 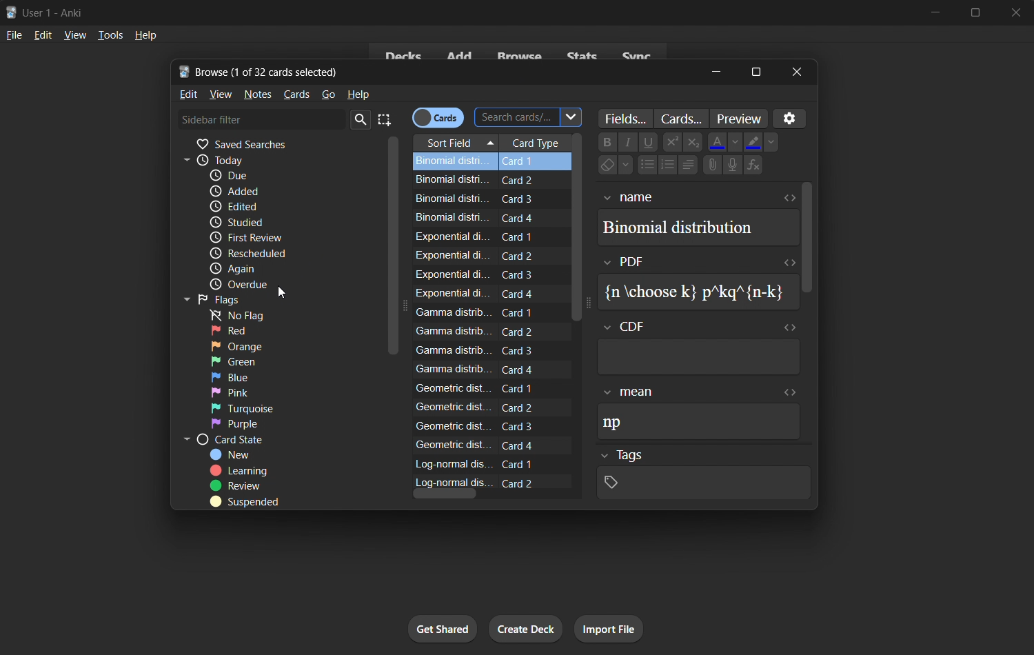 What do you see at coordinates (359, 120) in the screenshot?
I see `search` at bounding box center [359, 120].